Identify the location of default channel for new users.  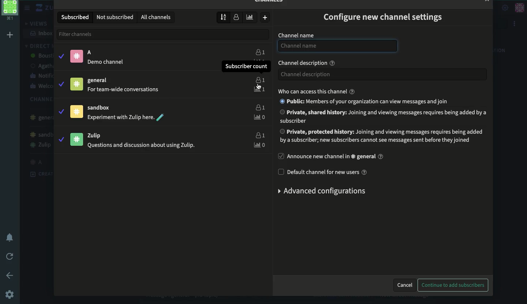
(324, 172).